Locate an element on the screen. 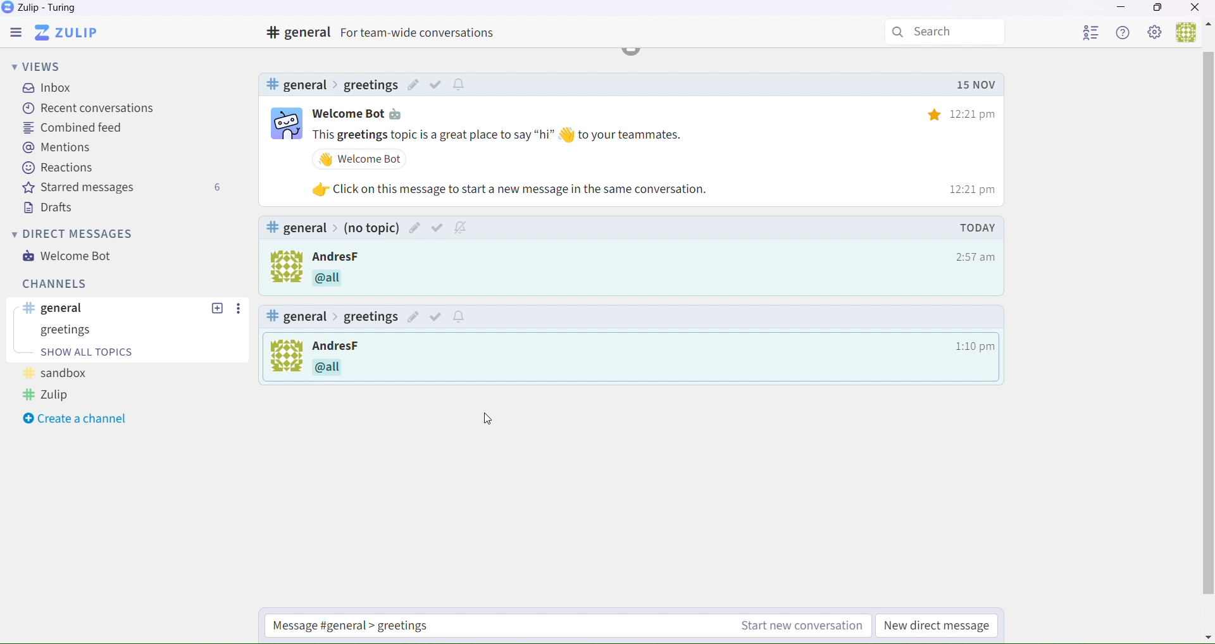  Start a new conversation is located at coordinates (440, 626).